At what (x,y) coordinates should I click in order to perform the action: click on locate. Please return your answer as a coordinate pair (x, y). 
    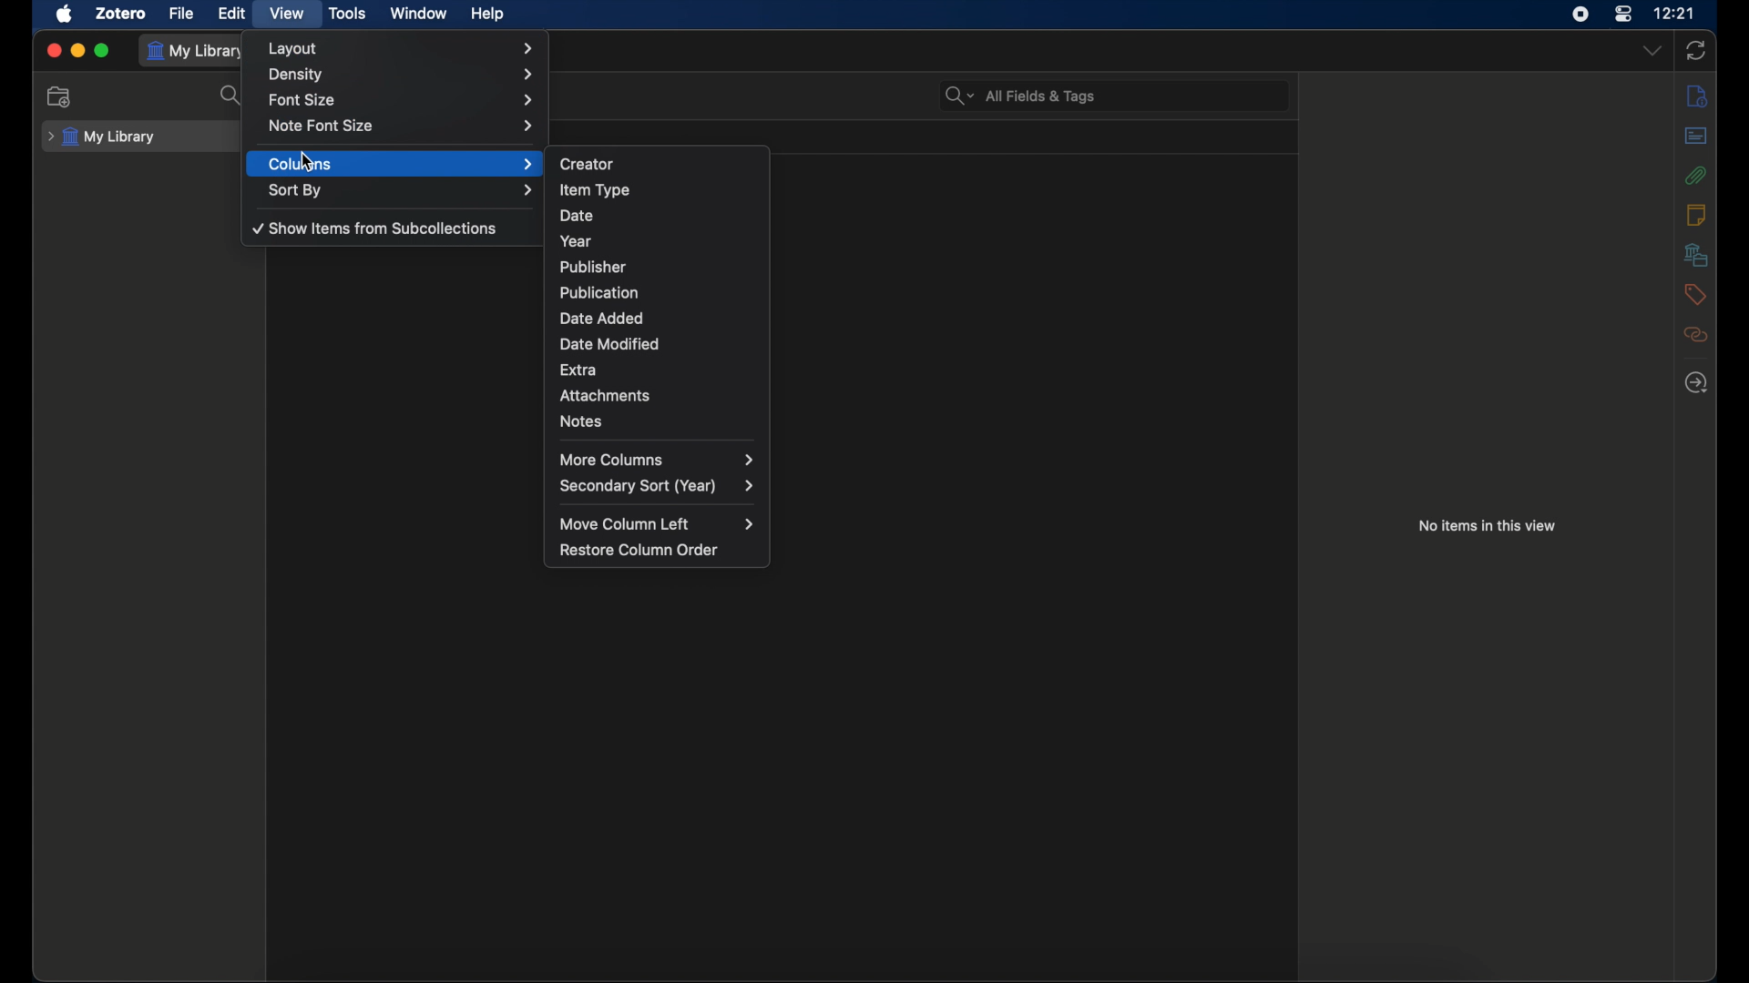
    Looking at the image, I should click on (1696, 384).